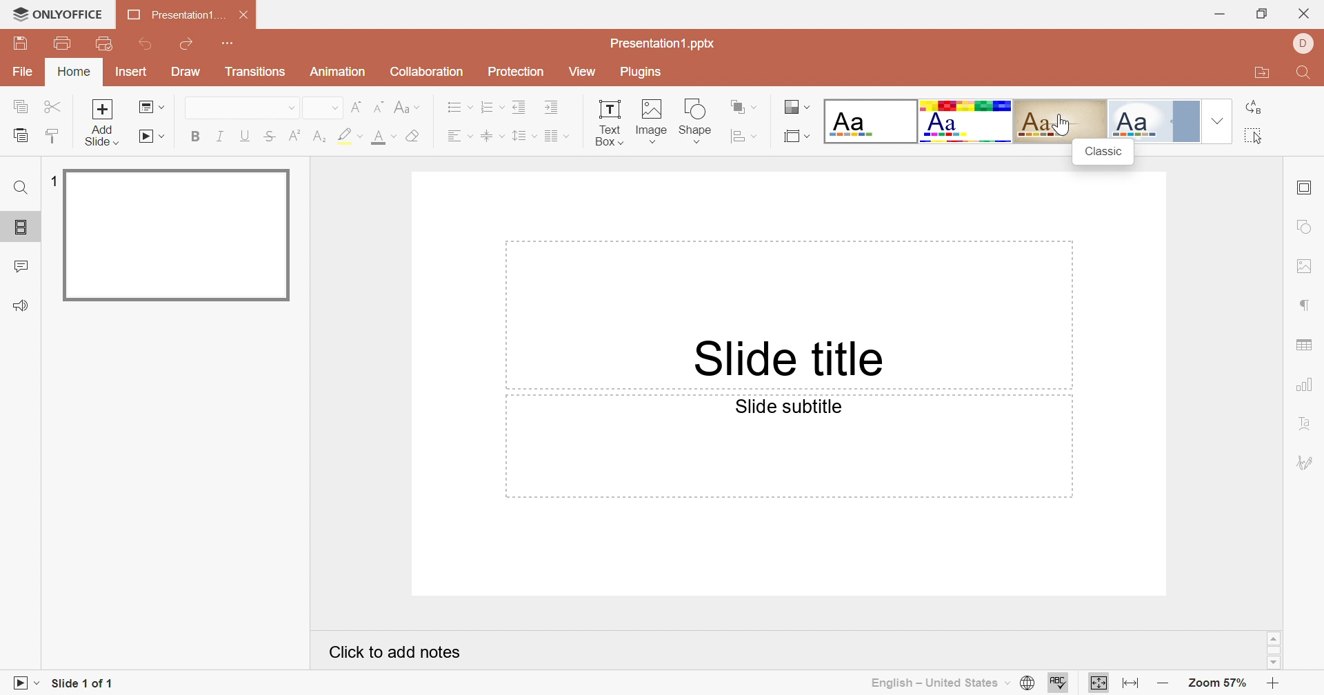 The height and width of the screenshot is (695, 1324). What do you see at coordinates (17, 104) in the screenshot?
I see `Copy` at bounding box center [17, 104].